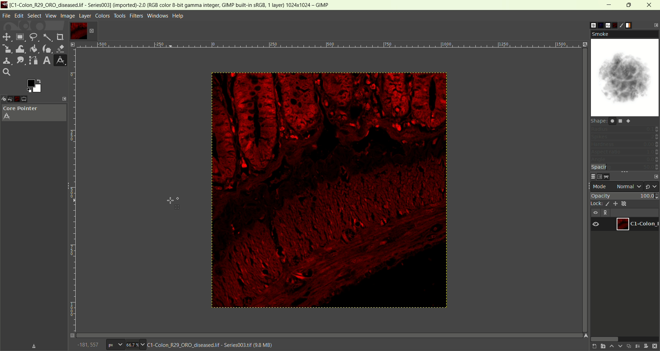 The image size is (660, 351). Describe the element at coordinates (587, 25) in the screenshot. I see `brush` at that location.